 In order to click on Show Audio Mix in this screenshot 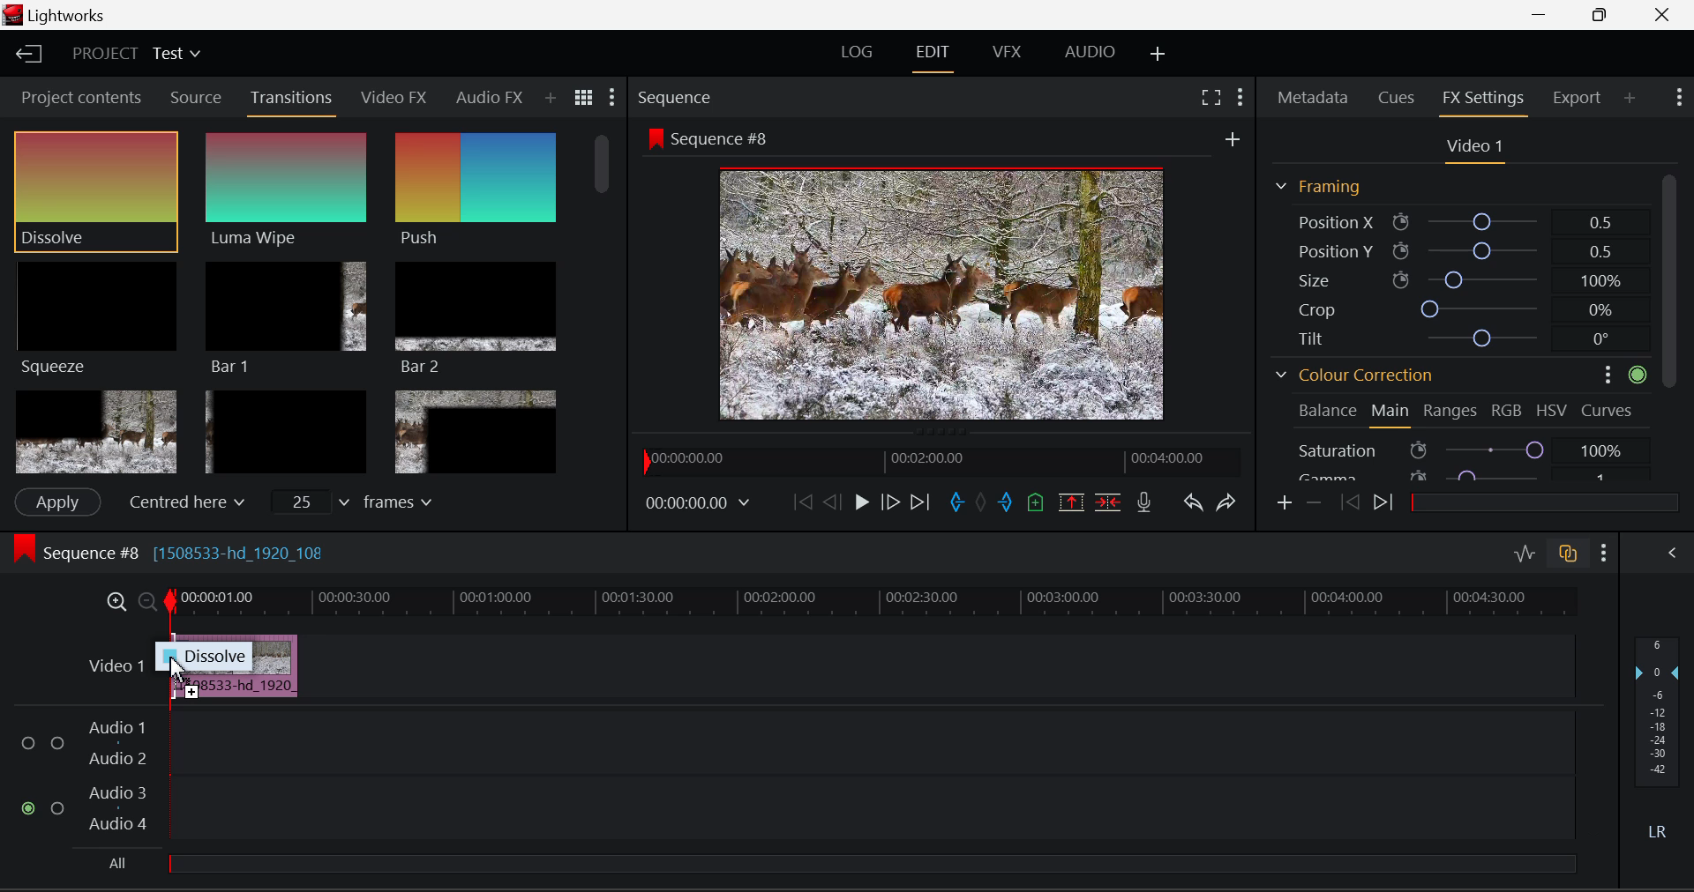, I will do `click(1672, 553)`.